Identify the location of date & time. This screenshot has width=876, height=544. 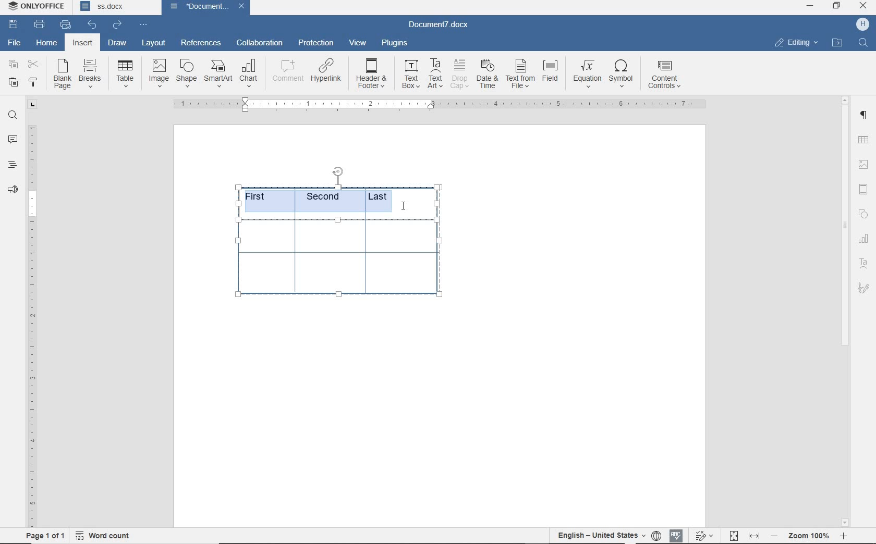
(488, 75).